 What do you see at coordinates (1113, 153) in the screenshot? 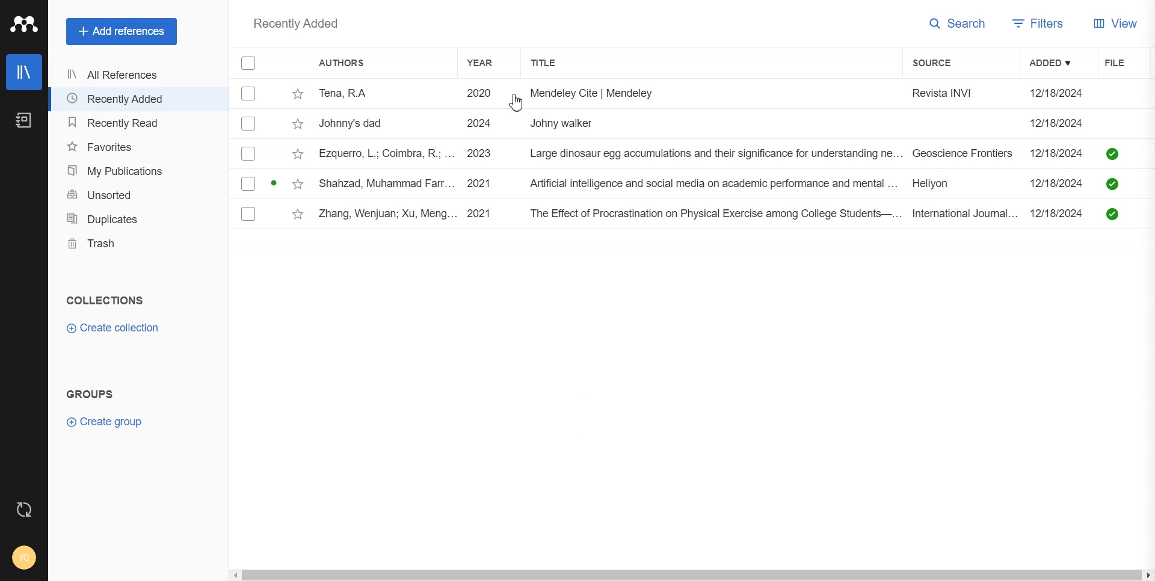
I see `saved` at bounding box center [1113, 153].